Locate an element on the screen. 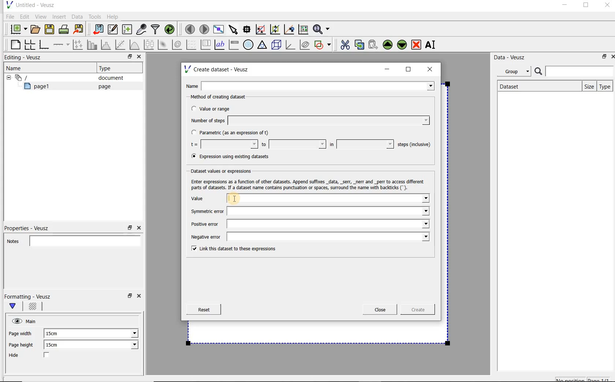 The height and width of the screenshot is (382, 615). text label is located at coordinates (220, 44).